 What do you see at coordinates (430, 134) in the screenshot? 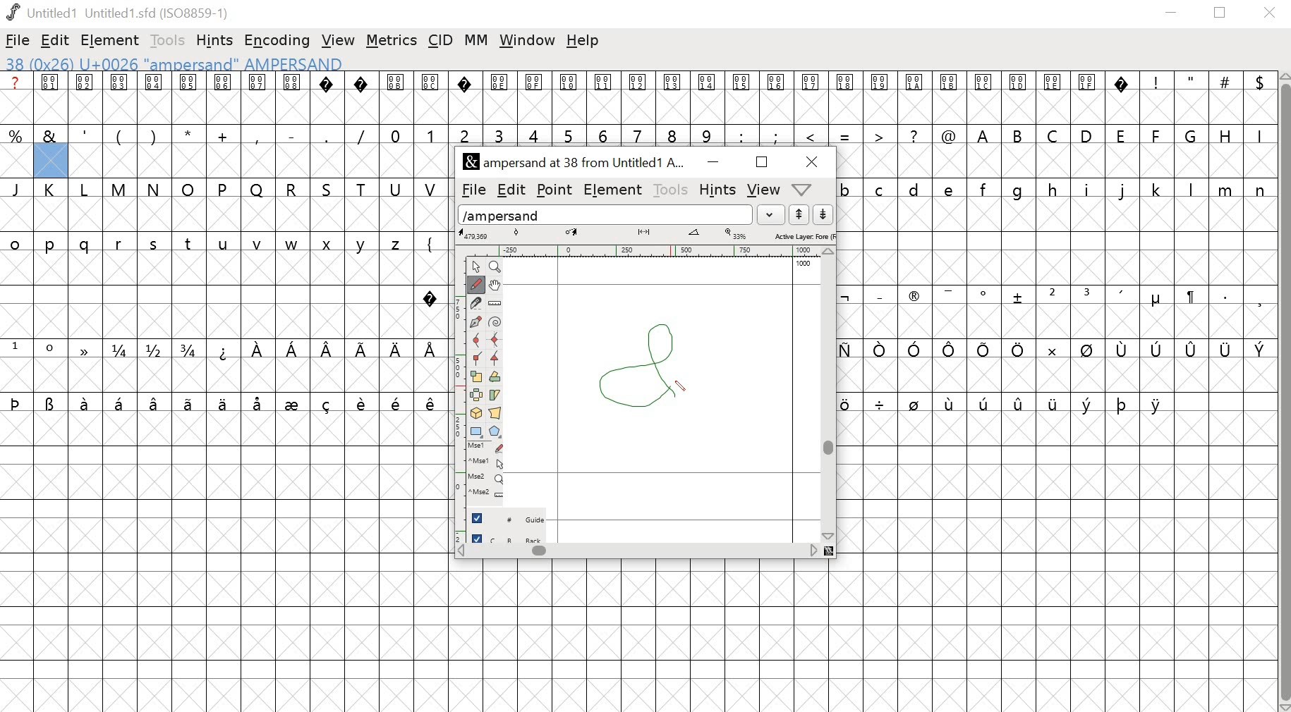
I see `1` at bounding box center [430, 134].